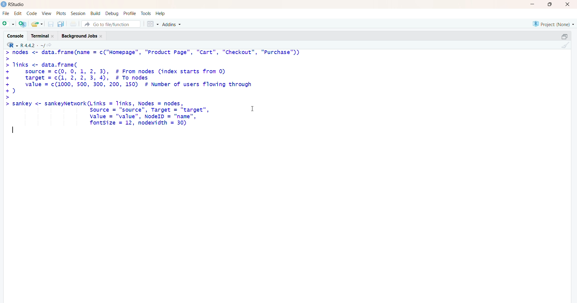 This screenshot has height=303, width=577. Describe the element at coordinates (94, 13) in the screenshot. I see `build` at that location.